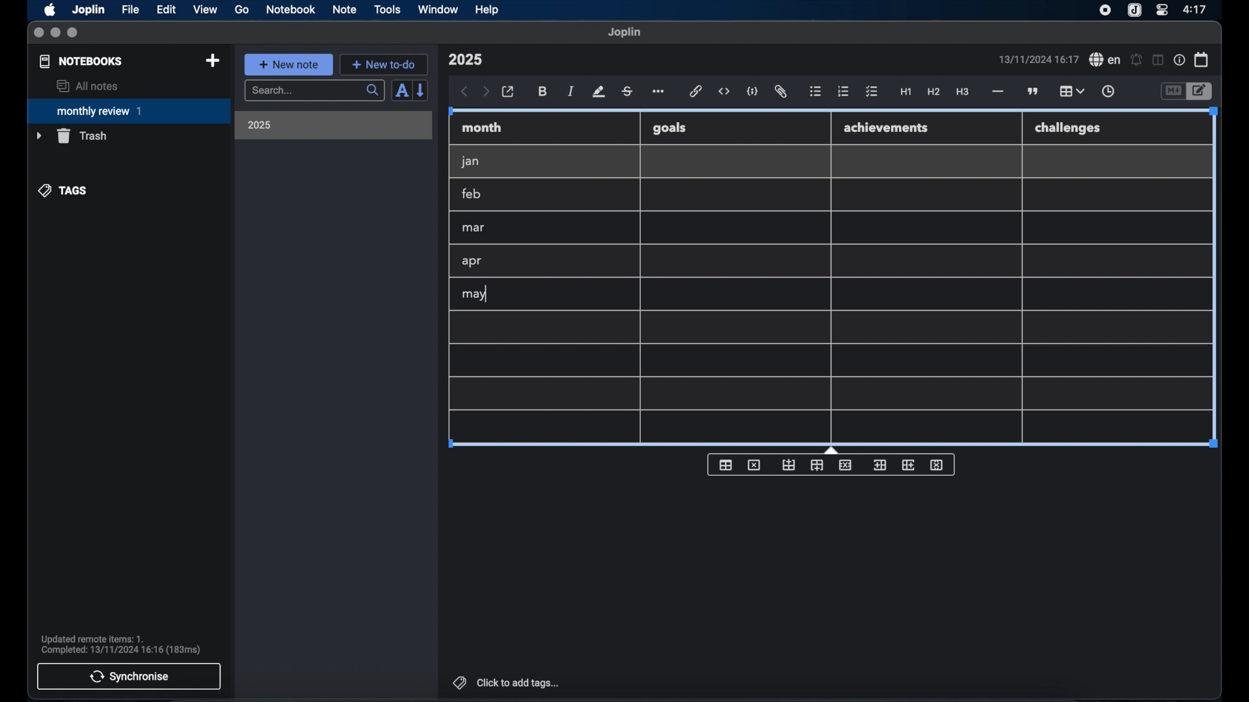  I want to click on note, so click(345, 9).